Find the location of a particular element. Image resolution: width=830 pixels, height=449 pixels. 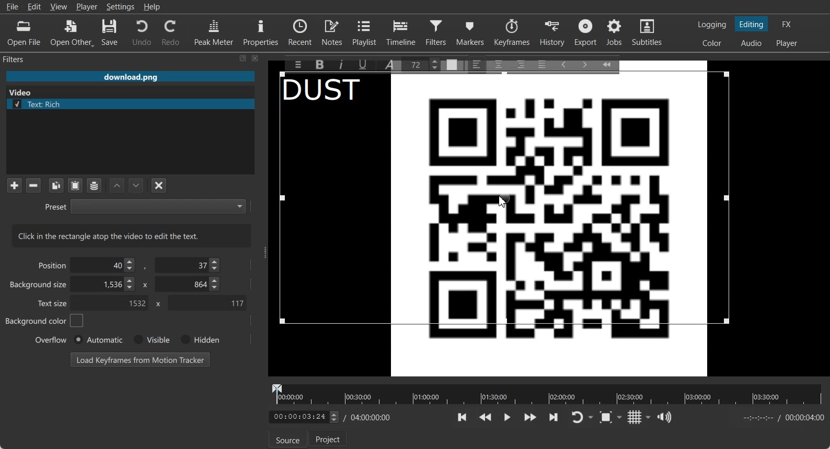

x is located at coordinates (144, 284).